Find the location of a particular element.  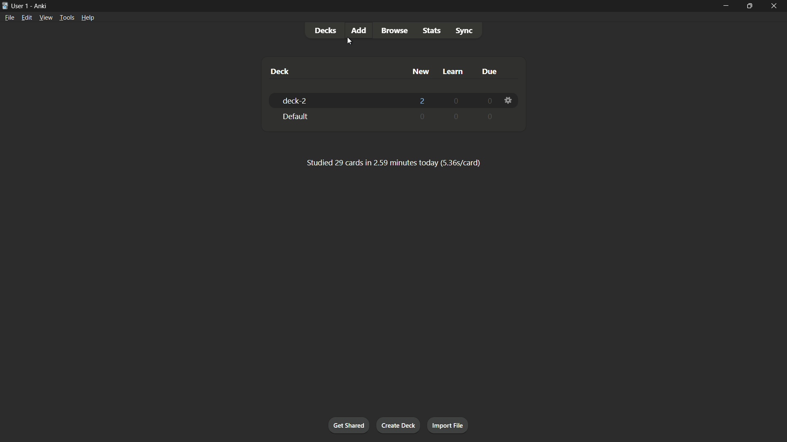

user 1 is located at coordinates (20, 6).